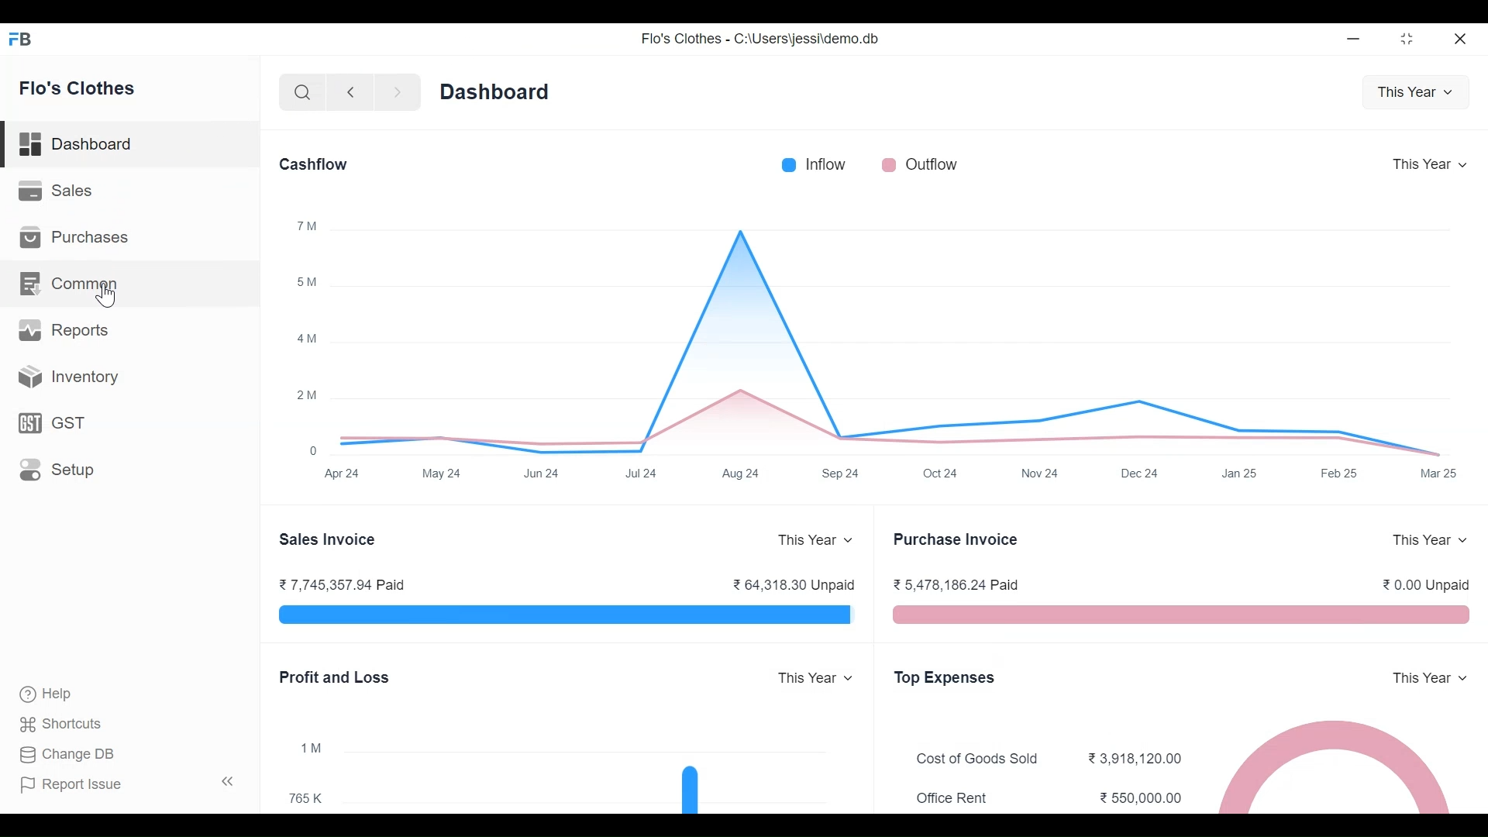  What do you see at coordinates (44, 692) in the screenshot?
I see `Help` at bounding box center [44, 692].